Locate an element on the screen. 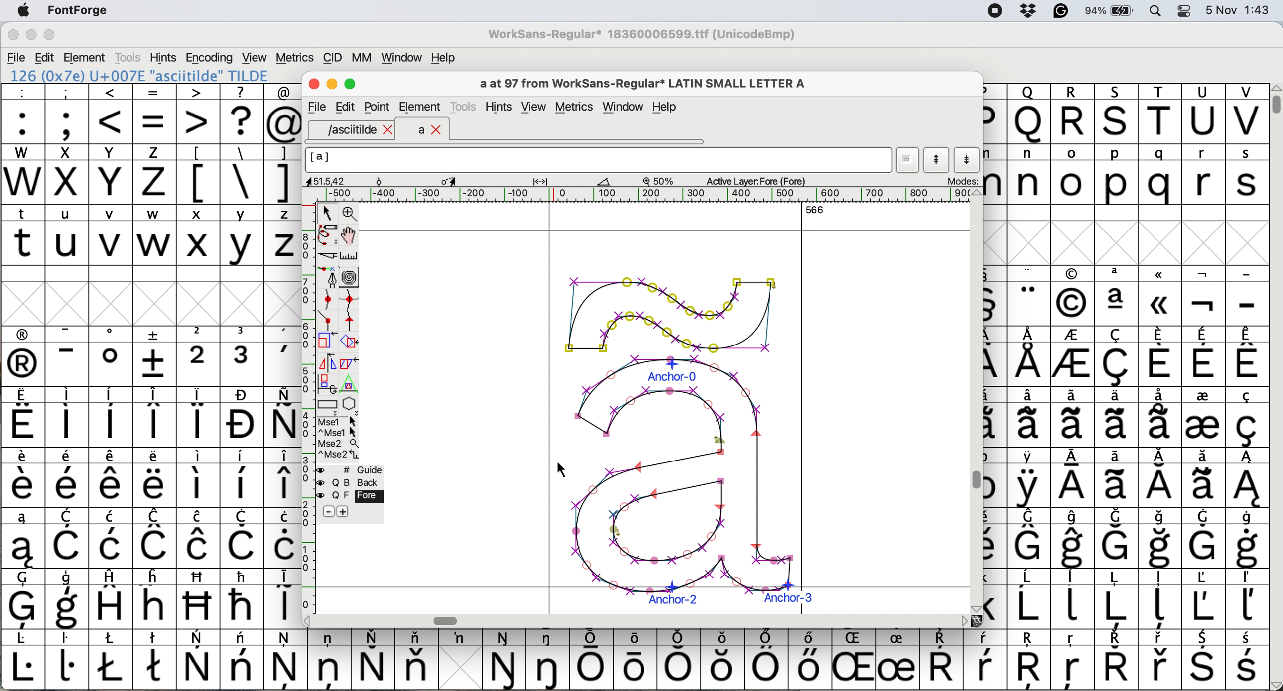 This screenshot has width=1283, height=691. symbol is located at coordinates (1161, 660).